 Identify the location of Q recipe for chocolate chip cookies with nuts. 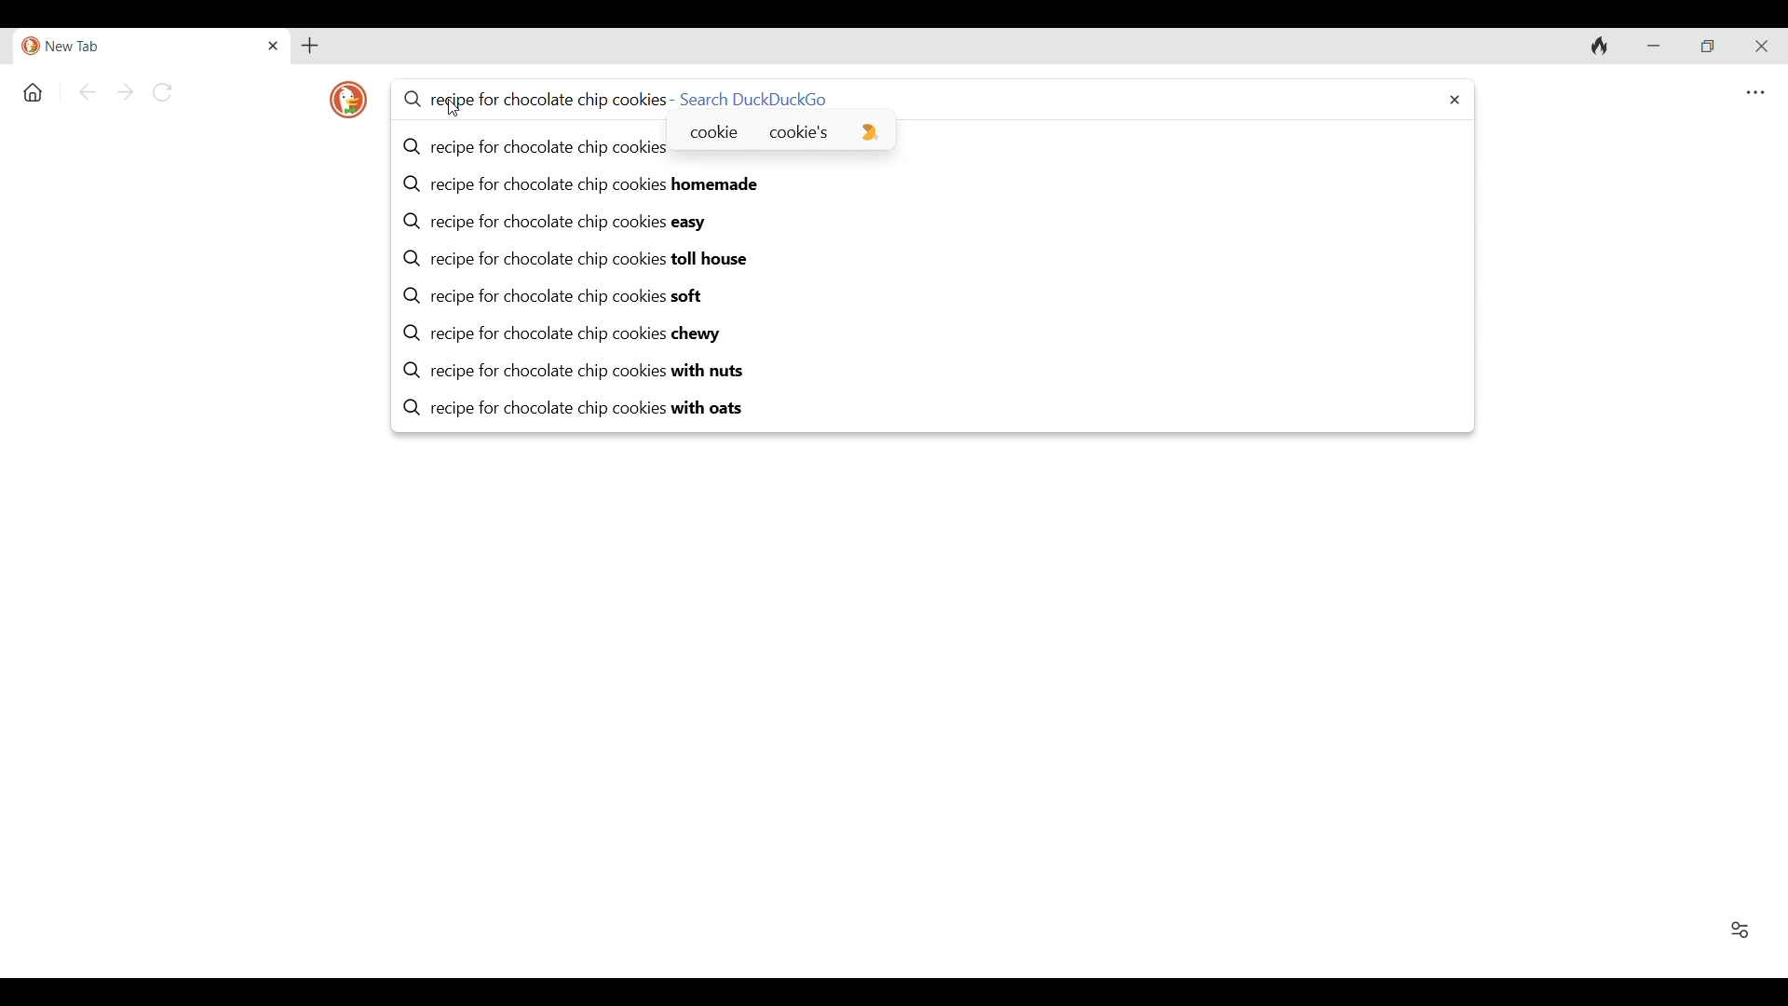
(935, 372).